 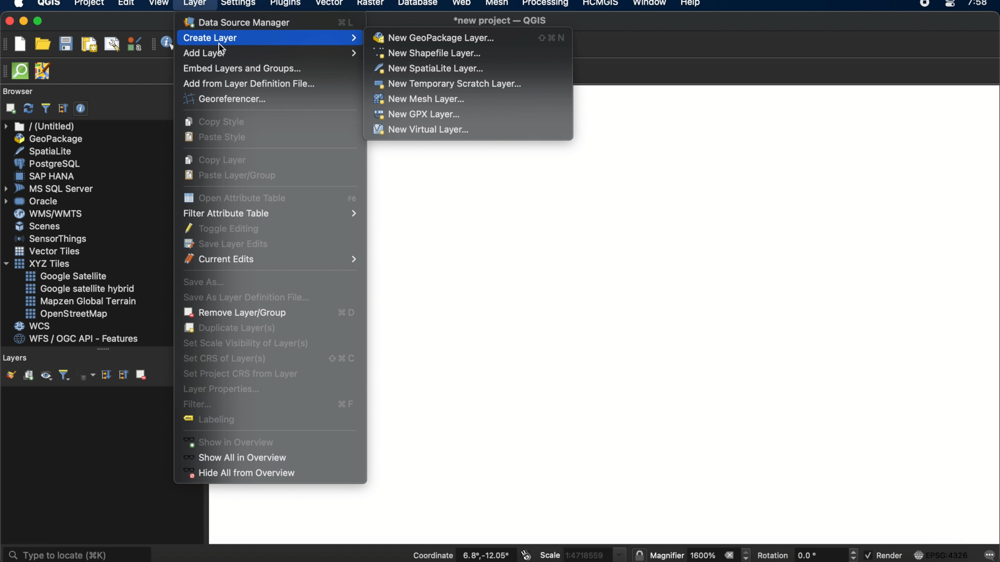 I want to click on save as, so click(x=205, y=281).